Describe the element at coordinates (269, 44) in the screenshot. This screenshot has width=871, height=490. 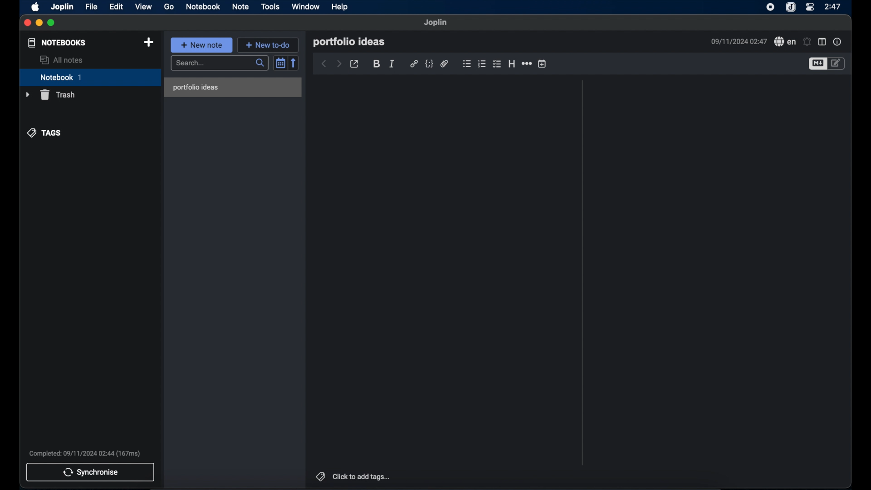
I see `new to-do` at that location.